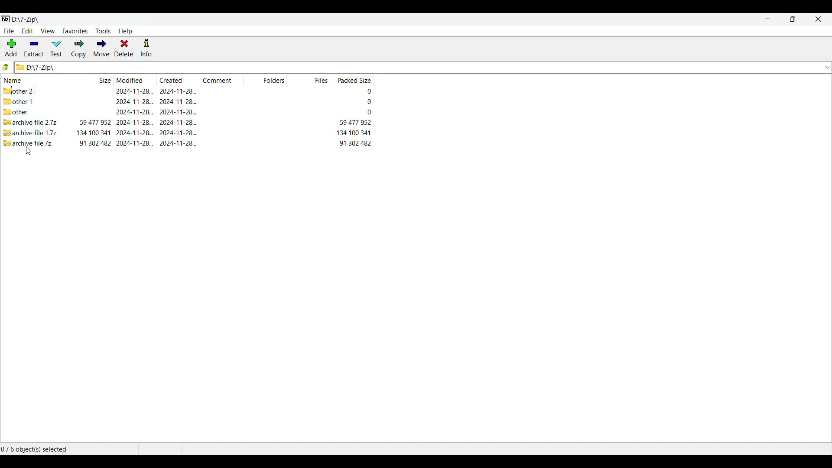 The height and width of the screenshot is (468, 832). What do you see at coordinates (37, 449) in the screenshot?
I see `Selected files out of the total number of files in the folder` at bounding box center [37, 449].